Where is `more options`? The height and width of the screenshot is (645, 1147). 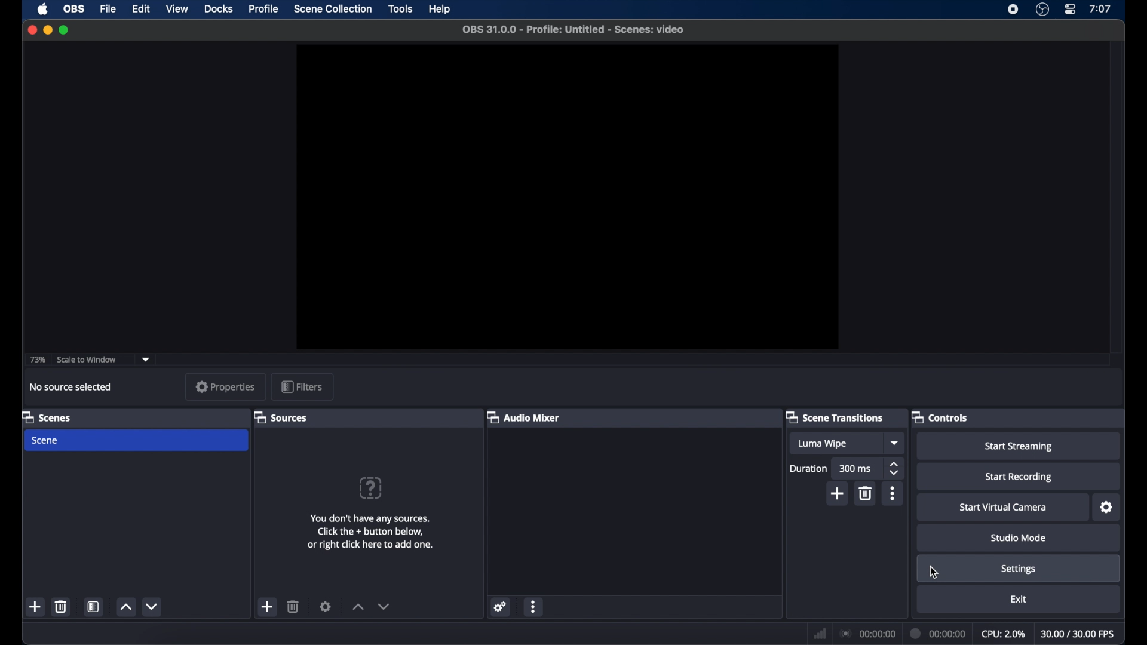
more options is located at coordinates (533, 606).